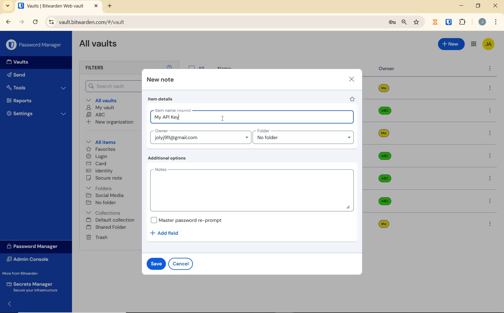 This screenshot has height=313, width=504. I want to click on toggle between admin console and password manager, so click(473, 44).